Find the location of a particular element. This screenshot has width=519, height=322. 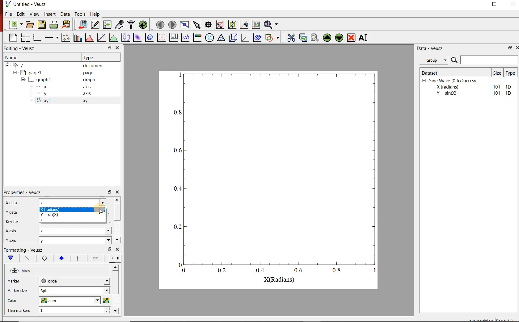

Auto is located at coordinates (74, 212).